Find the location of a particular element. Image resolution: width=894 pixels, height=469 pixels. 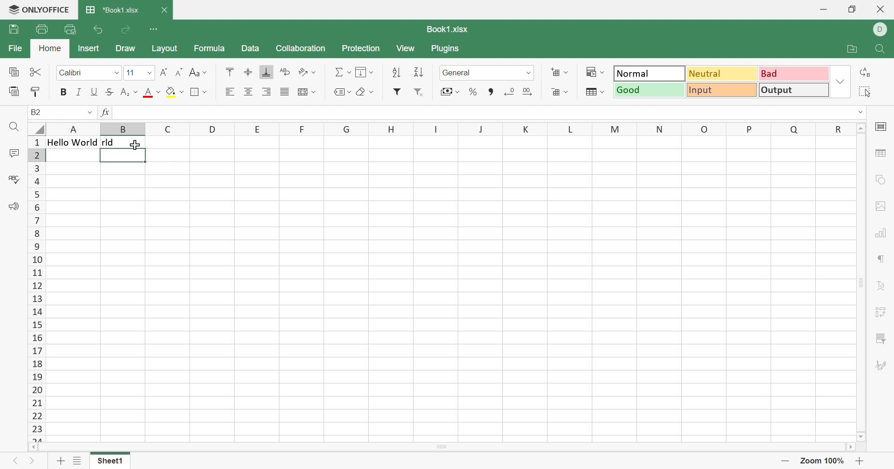

chart settings is located at coordinates (880, 234).